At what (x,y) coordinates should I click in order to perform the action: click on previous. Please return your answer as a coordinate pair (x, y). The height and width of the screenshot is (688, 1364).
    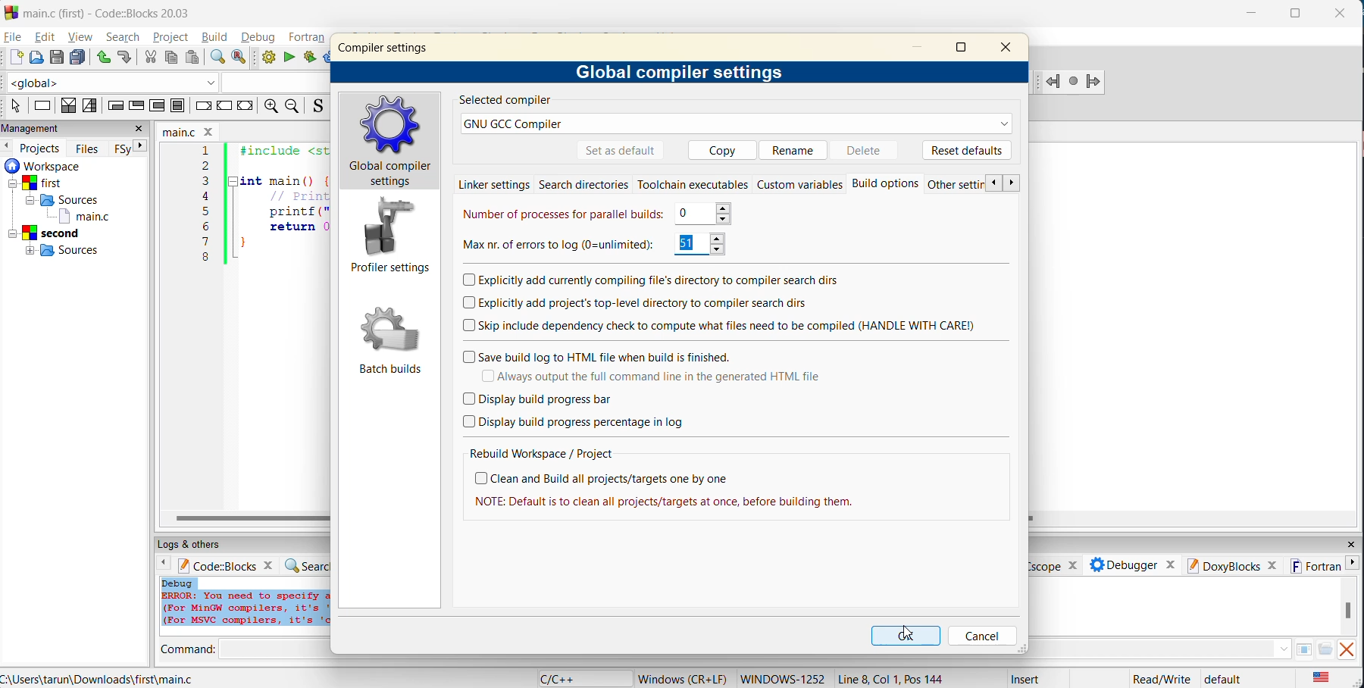
    Looking at the image, I should click on (8, 146).